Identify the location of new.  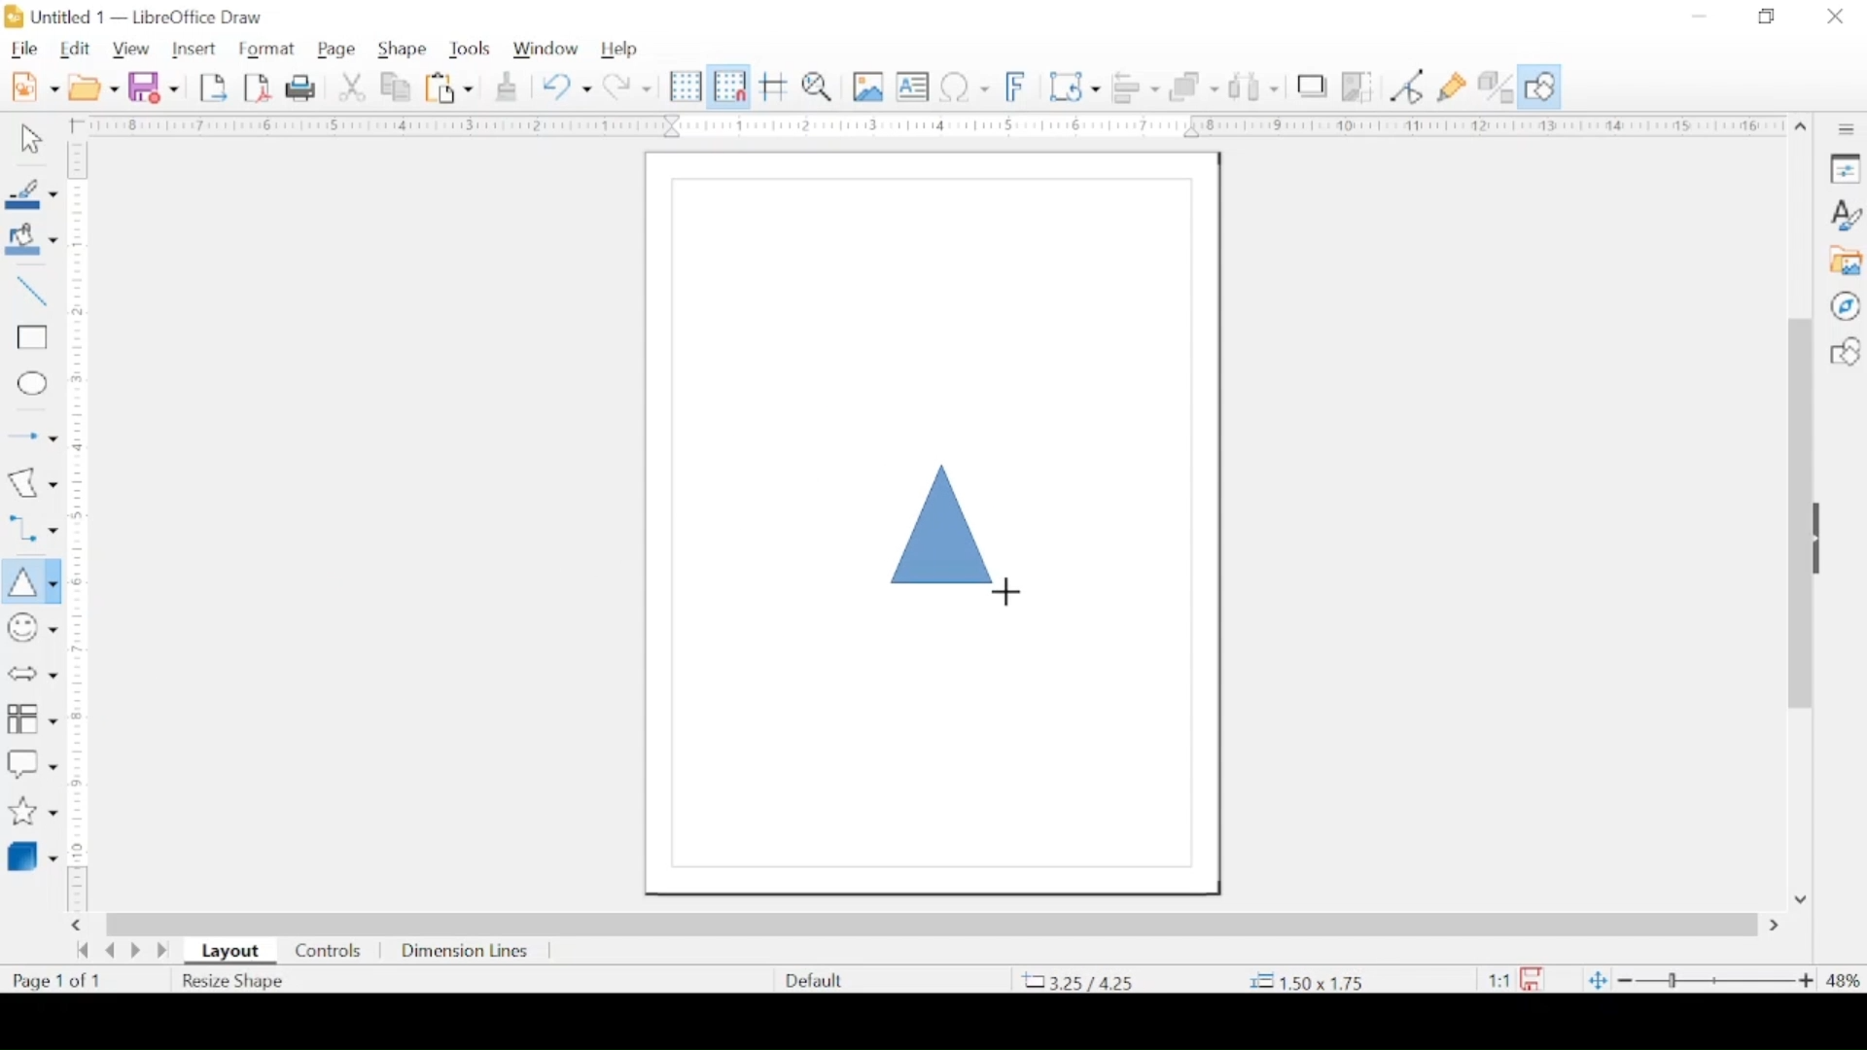
(37, 87).